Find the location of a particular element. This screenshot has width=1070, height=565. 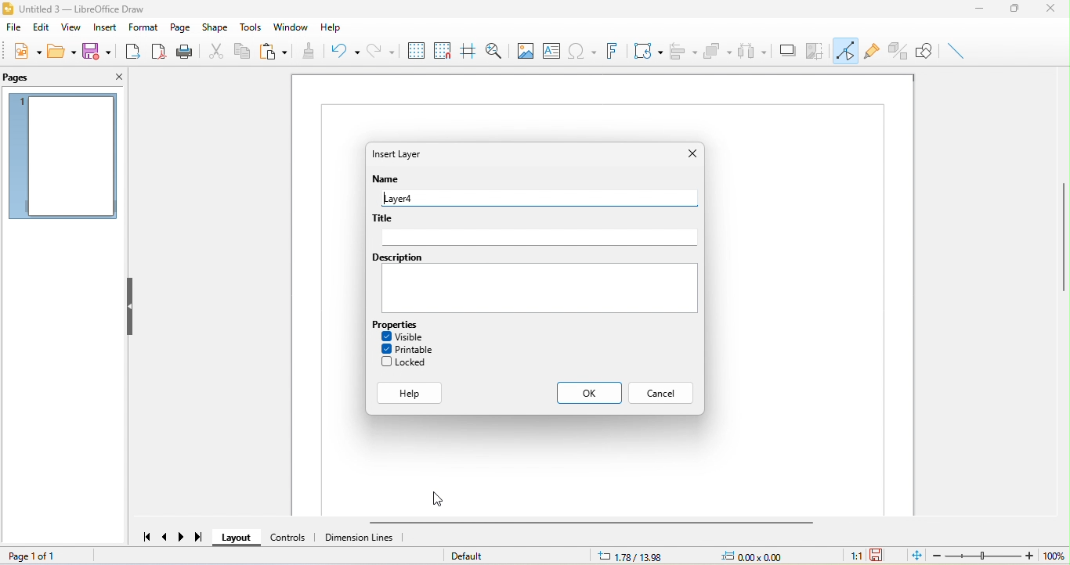

last page is located at coordinates (201, 539).